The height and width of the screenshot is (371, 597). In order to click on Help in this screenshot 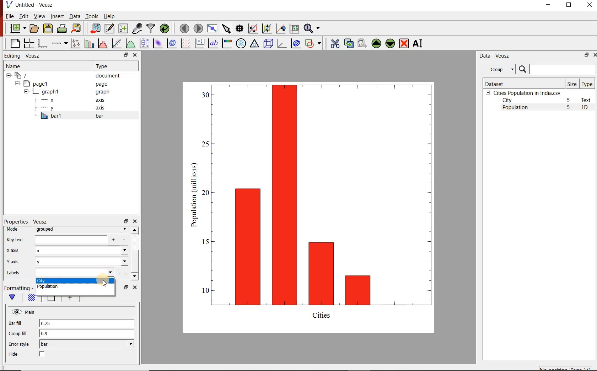, I will do `click(110, 16)`.